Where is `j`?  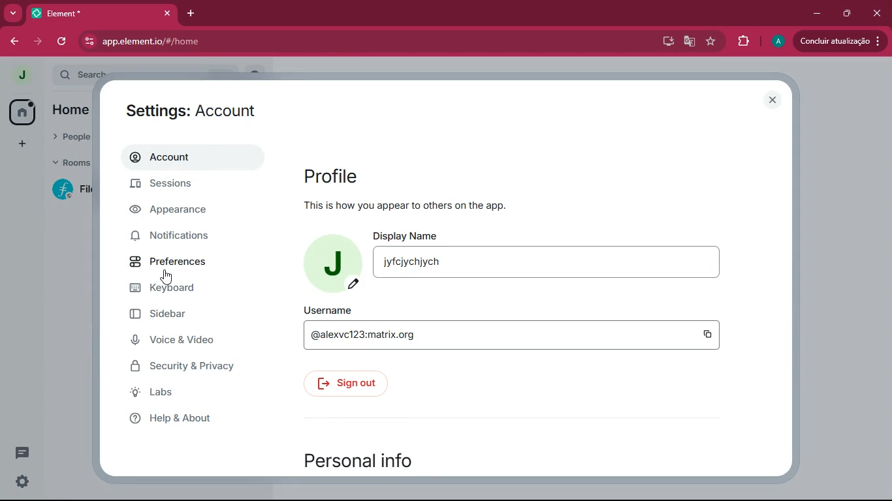 j is located at coordinates (16, 75).